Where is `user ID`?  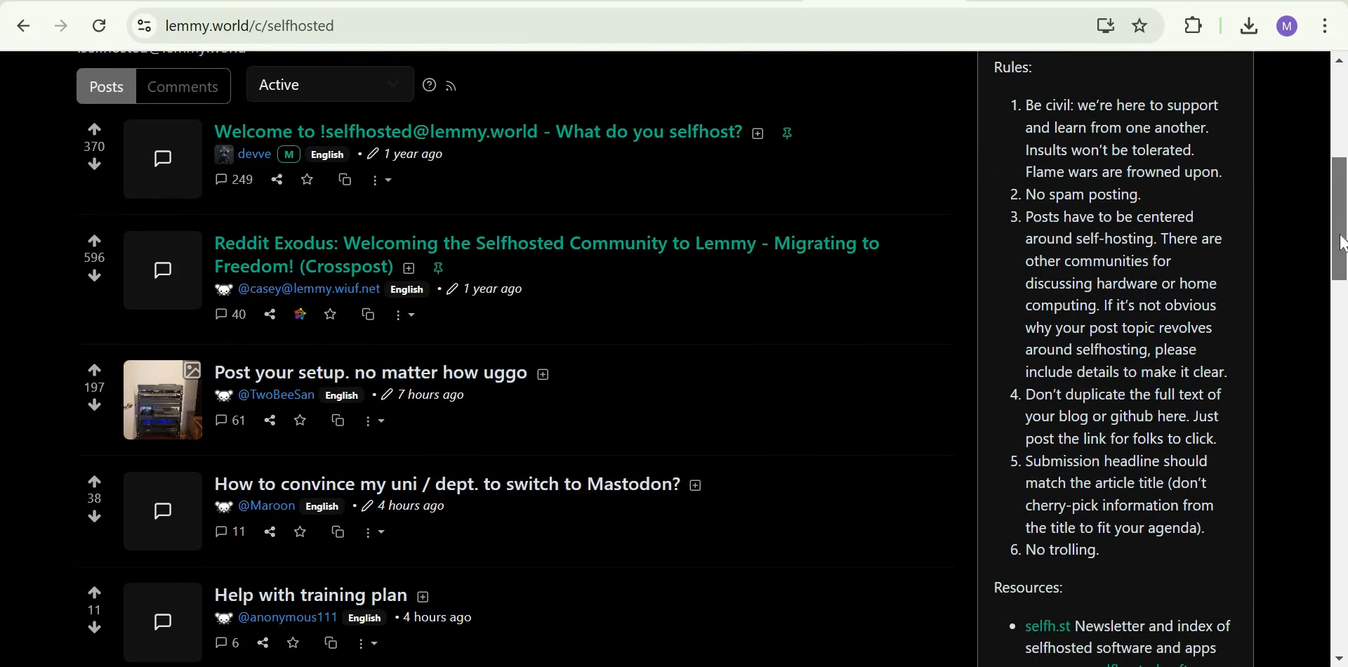 user ID is located at coordinates (289, 618).